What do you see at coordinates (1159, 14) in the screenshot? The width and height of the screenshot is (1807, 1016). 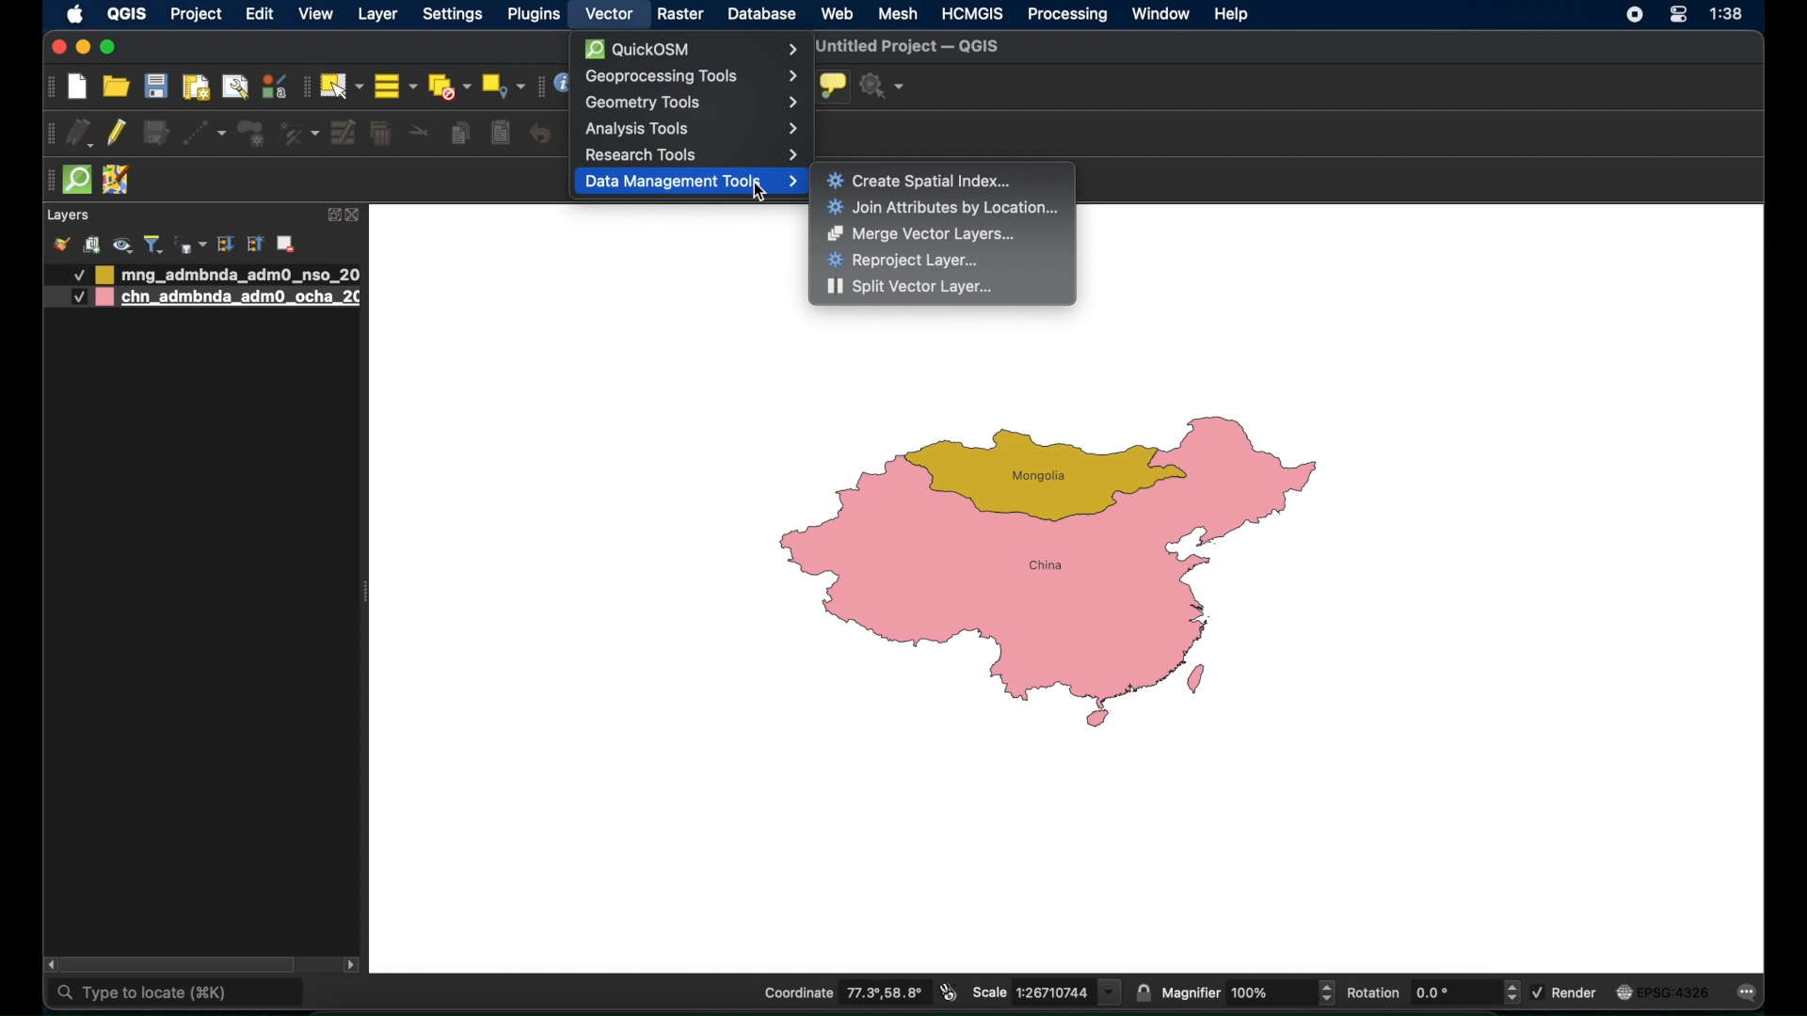 I see `window` at bounding box center [1159, 14].